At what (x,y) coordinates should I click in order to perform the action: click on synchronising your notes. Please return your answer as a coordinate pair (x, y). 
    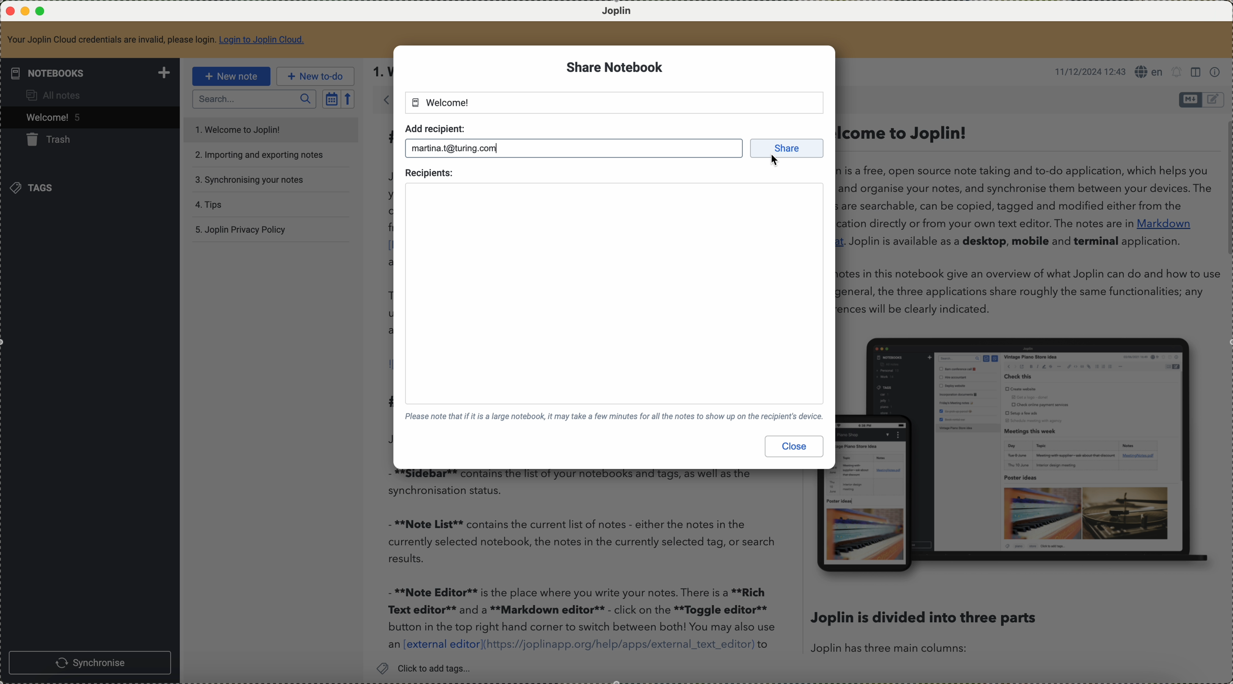
    Looking at the image, I should click on (250, 179).